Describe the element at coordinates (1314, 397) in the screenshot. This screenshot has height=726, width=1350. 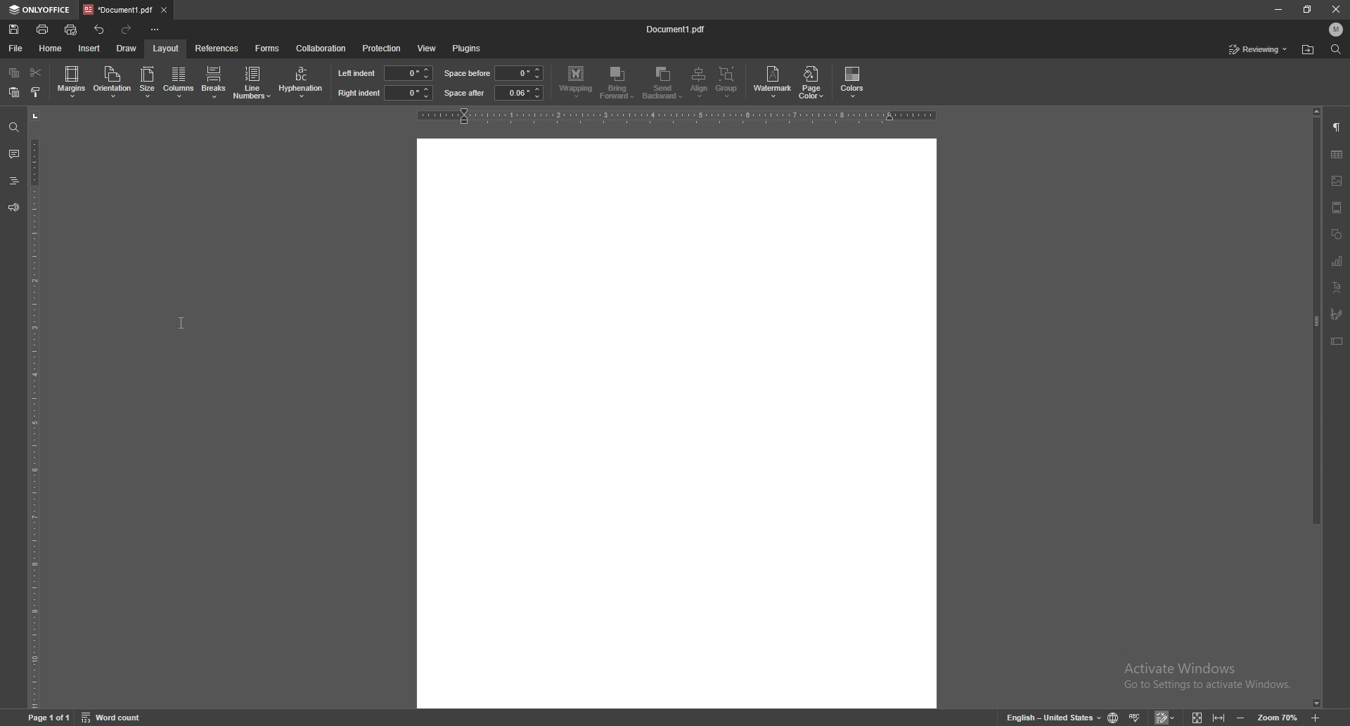
I see `scroll bar` at that location.